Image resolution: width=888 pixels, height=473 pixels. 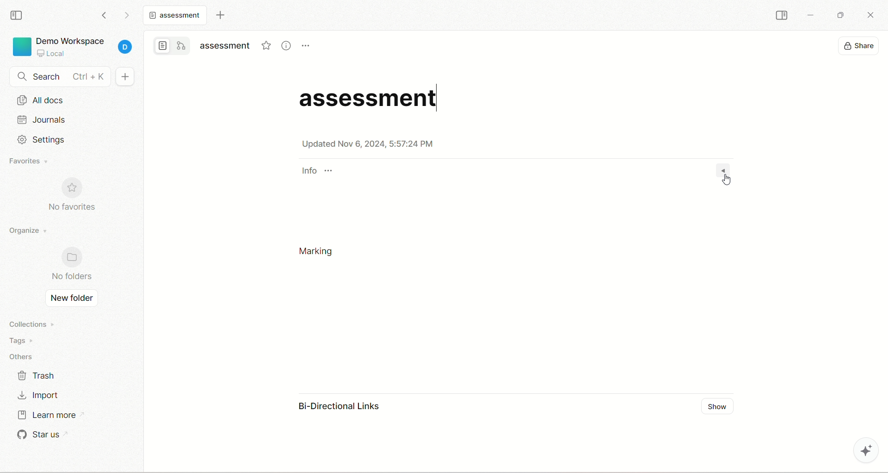 What do you see at coordinates (368, 144) in the screenshot?
I see `Updated Nov 6, 2024, 5:57:24 PM` at bounding box center [368, 144].